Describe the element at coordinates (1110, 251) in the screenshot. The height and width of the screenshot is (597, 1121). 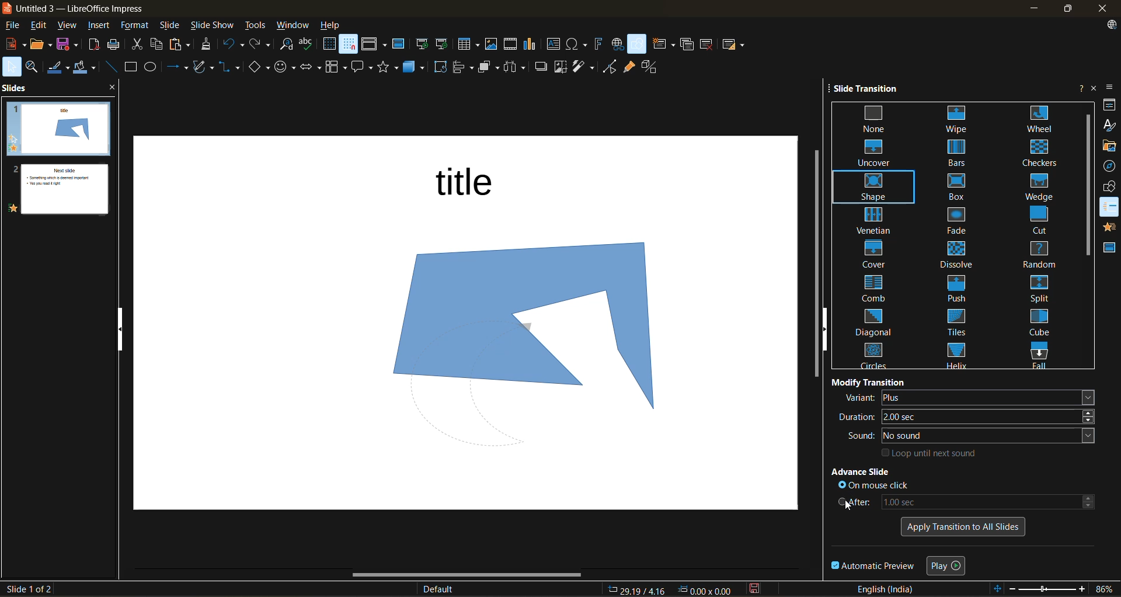
I see `master slides` at that location.